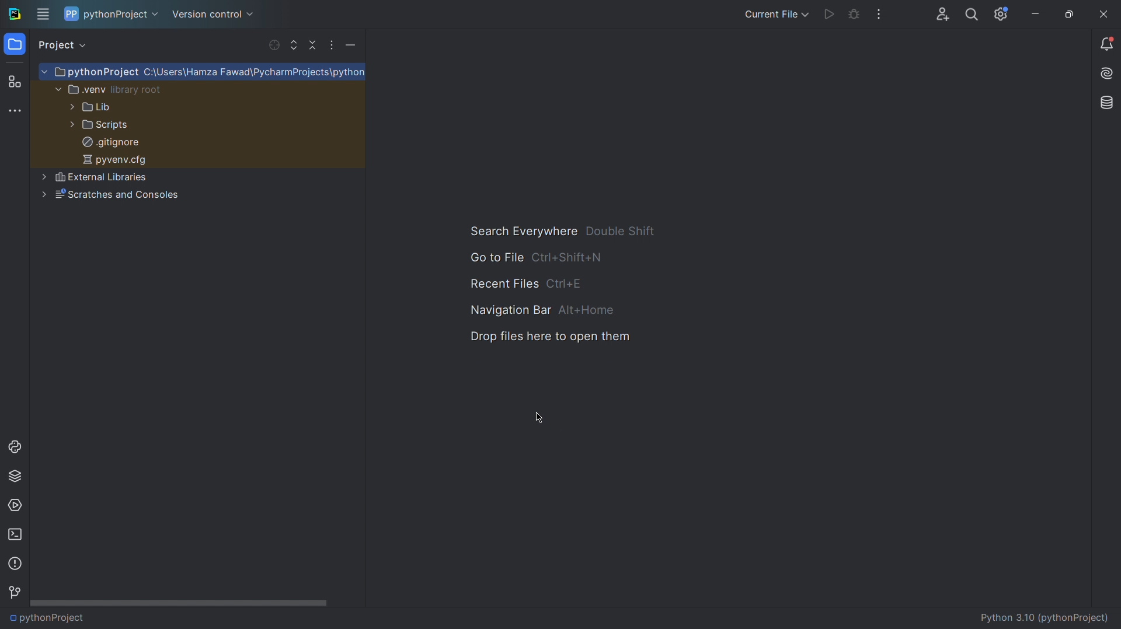  I want to click on External Librarires, so click(96, 176).